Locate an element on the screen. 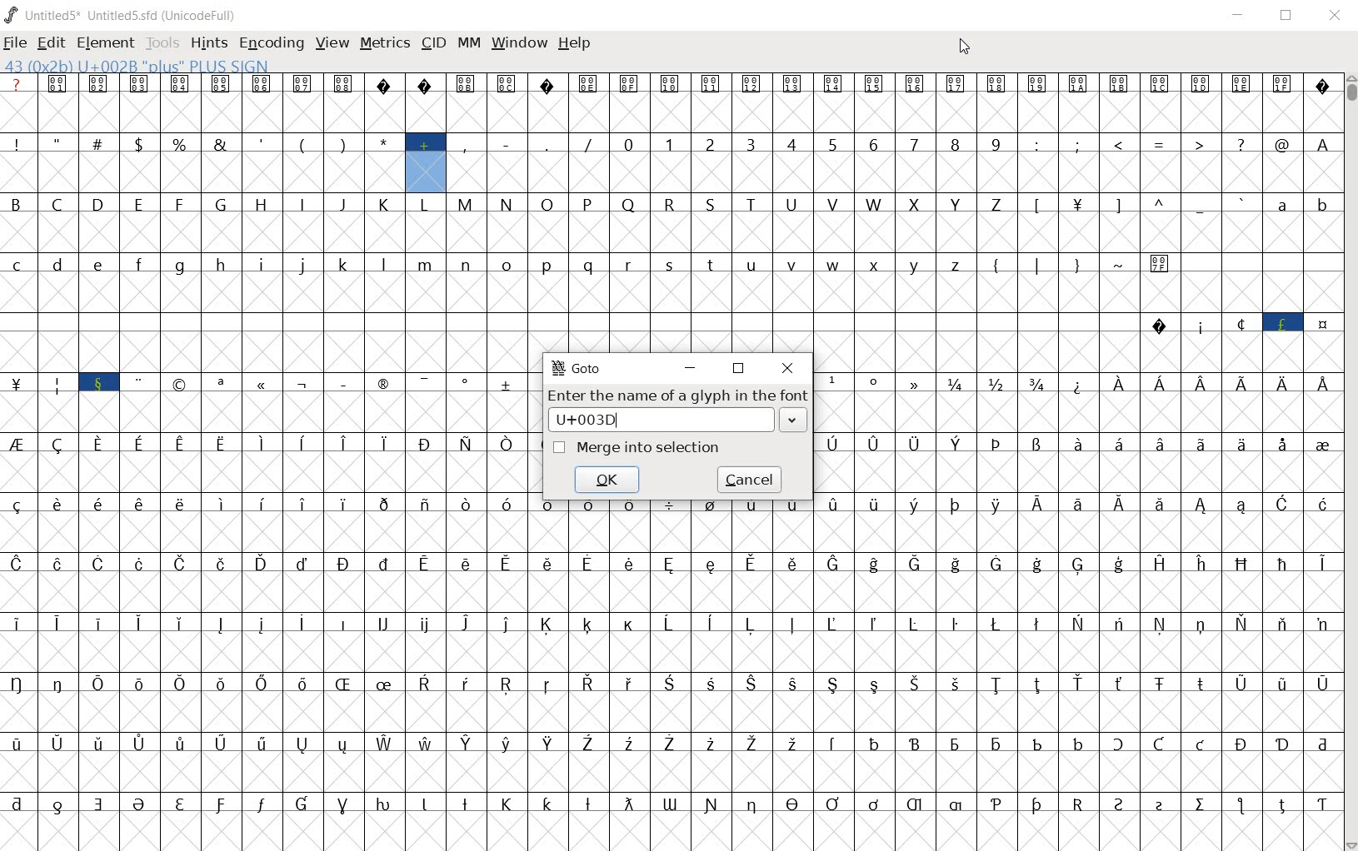 Image resolution: width=1358 pixels, height=851 pixels. close is located at coordinates (1335, 17).